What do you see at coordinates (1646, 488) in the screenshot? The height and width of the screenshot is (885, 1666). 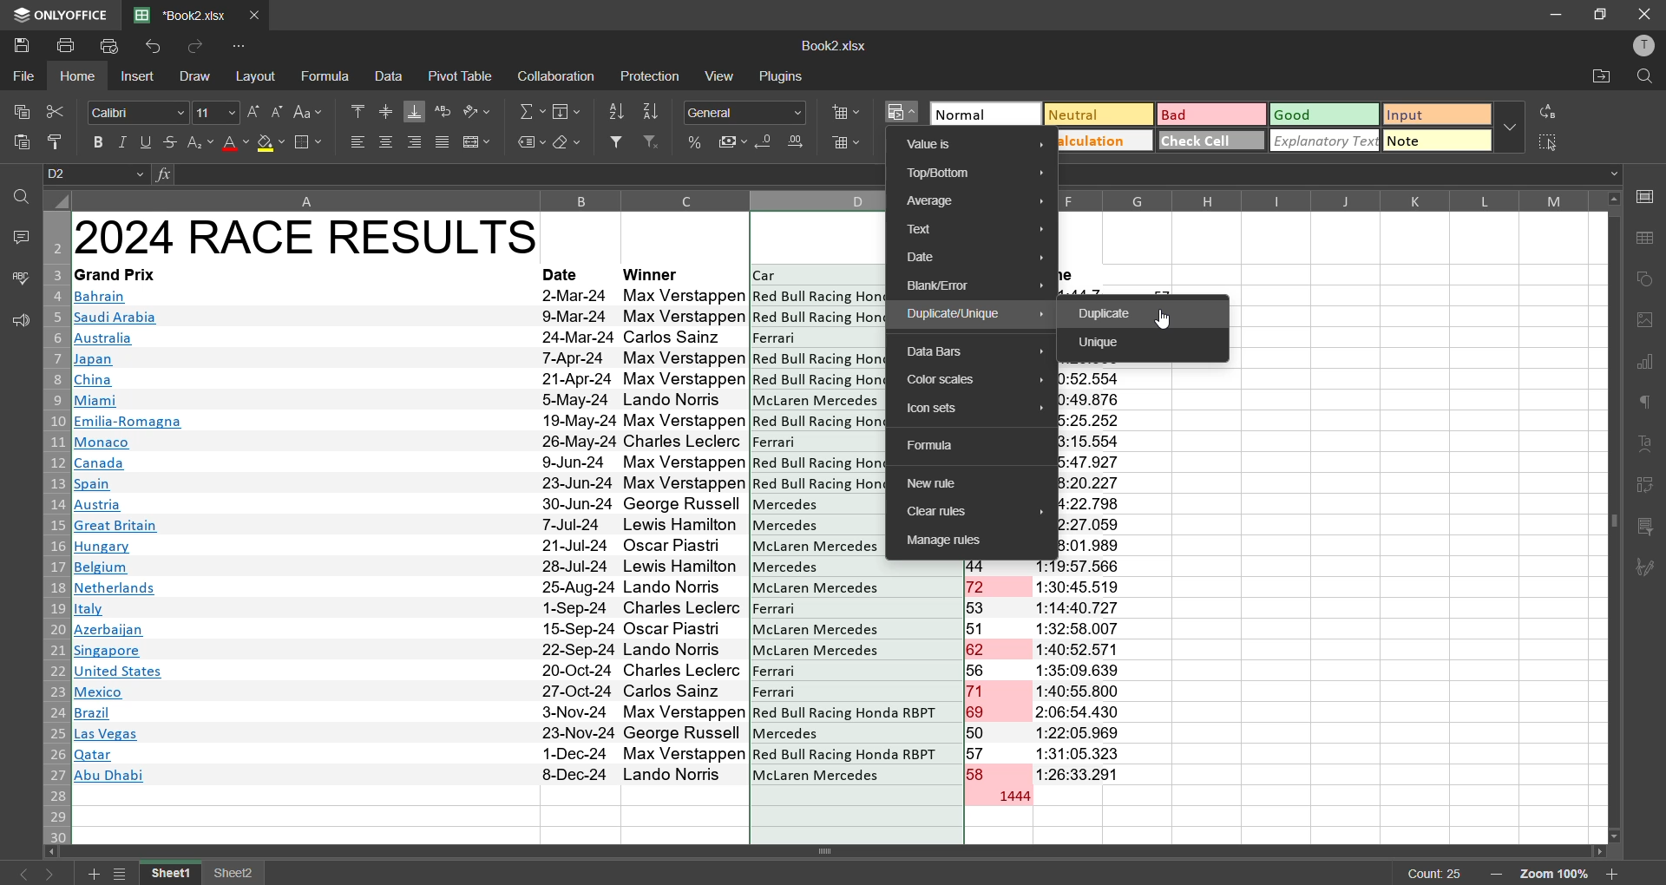 I see `pivot table` at bounding box center [1646, 488].